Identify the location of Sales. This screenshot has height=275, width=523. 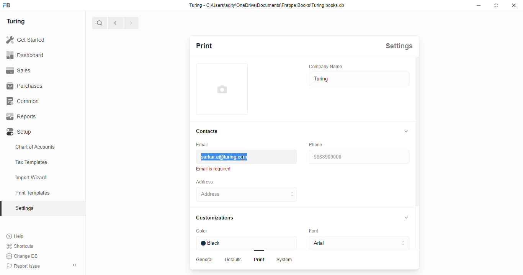
(22, 70).